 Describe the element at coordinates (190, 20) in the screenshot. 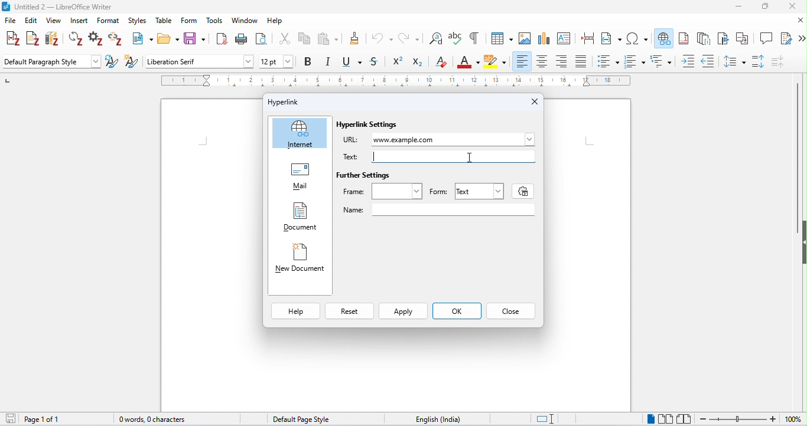

I see `form` at that location.